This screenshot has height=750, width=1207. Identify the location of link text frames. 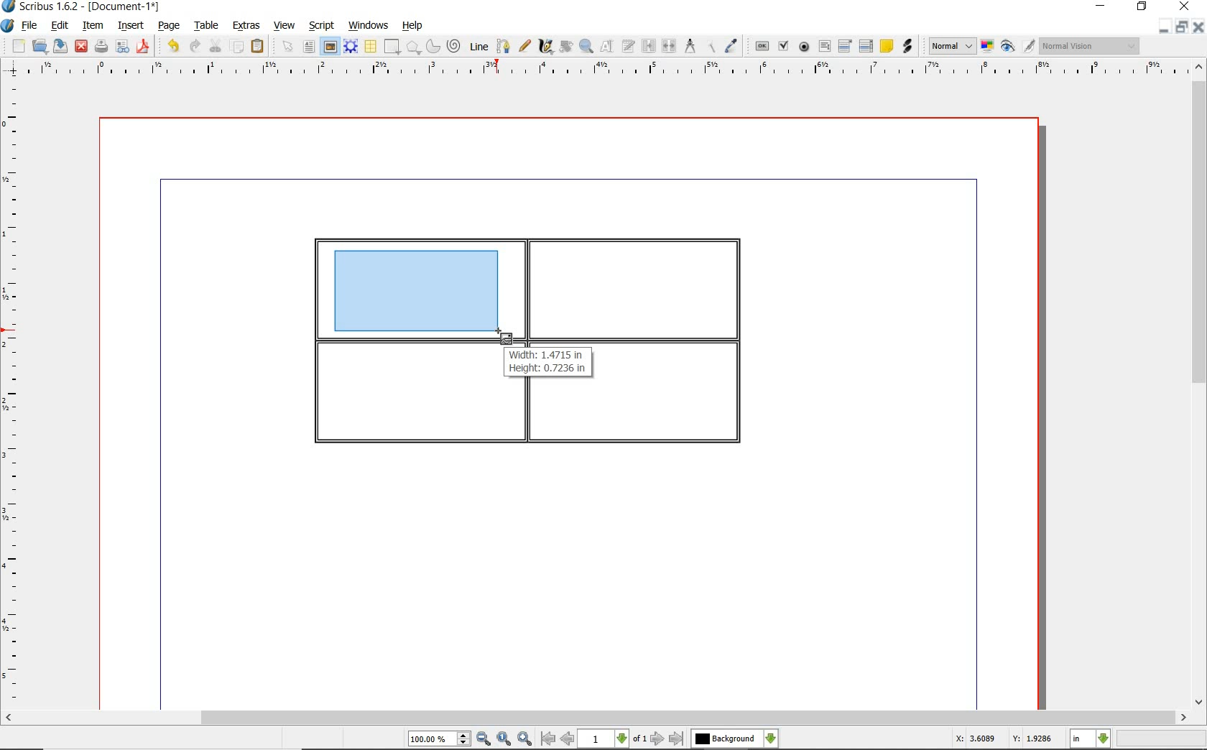
(649, 46).